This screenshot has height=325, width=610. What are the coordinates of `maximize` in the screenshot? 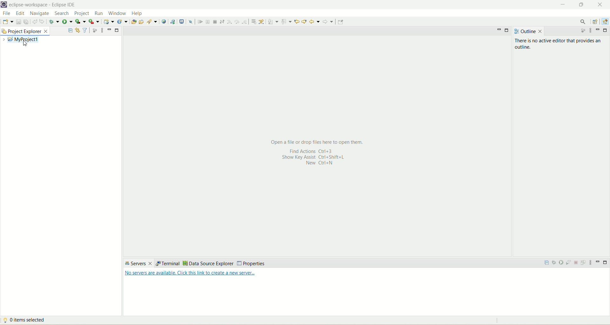 It's located at (507, 30).